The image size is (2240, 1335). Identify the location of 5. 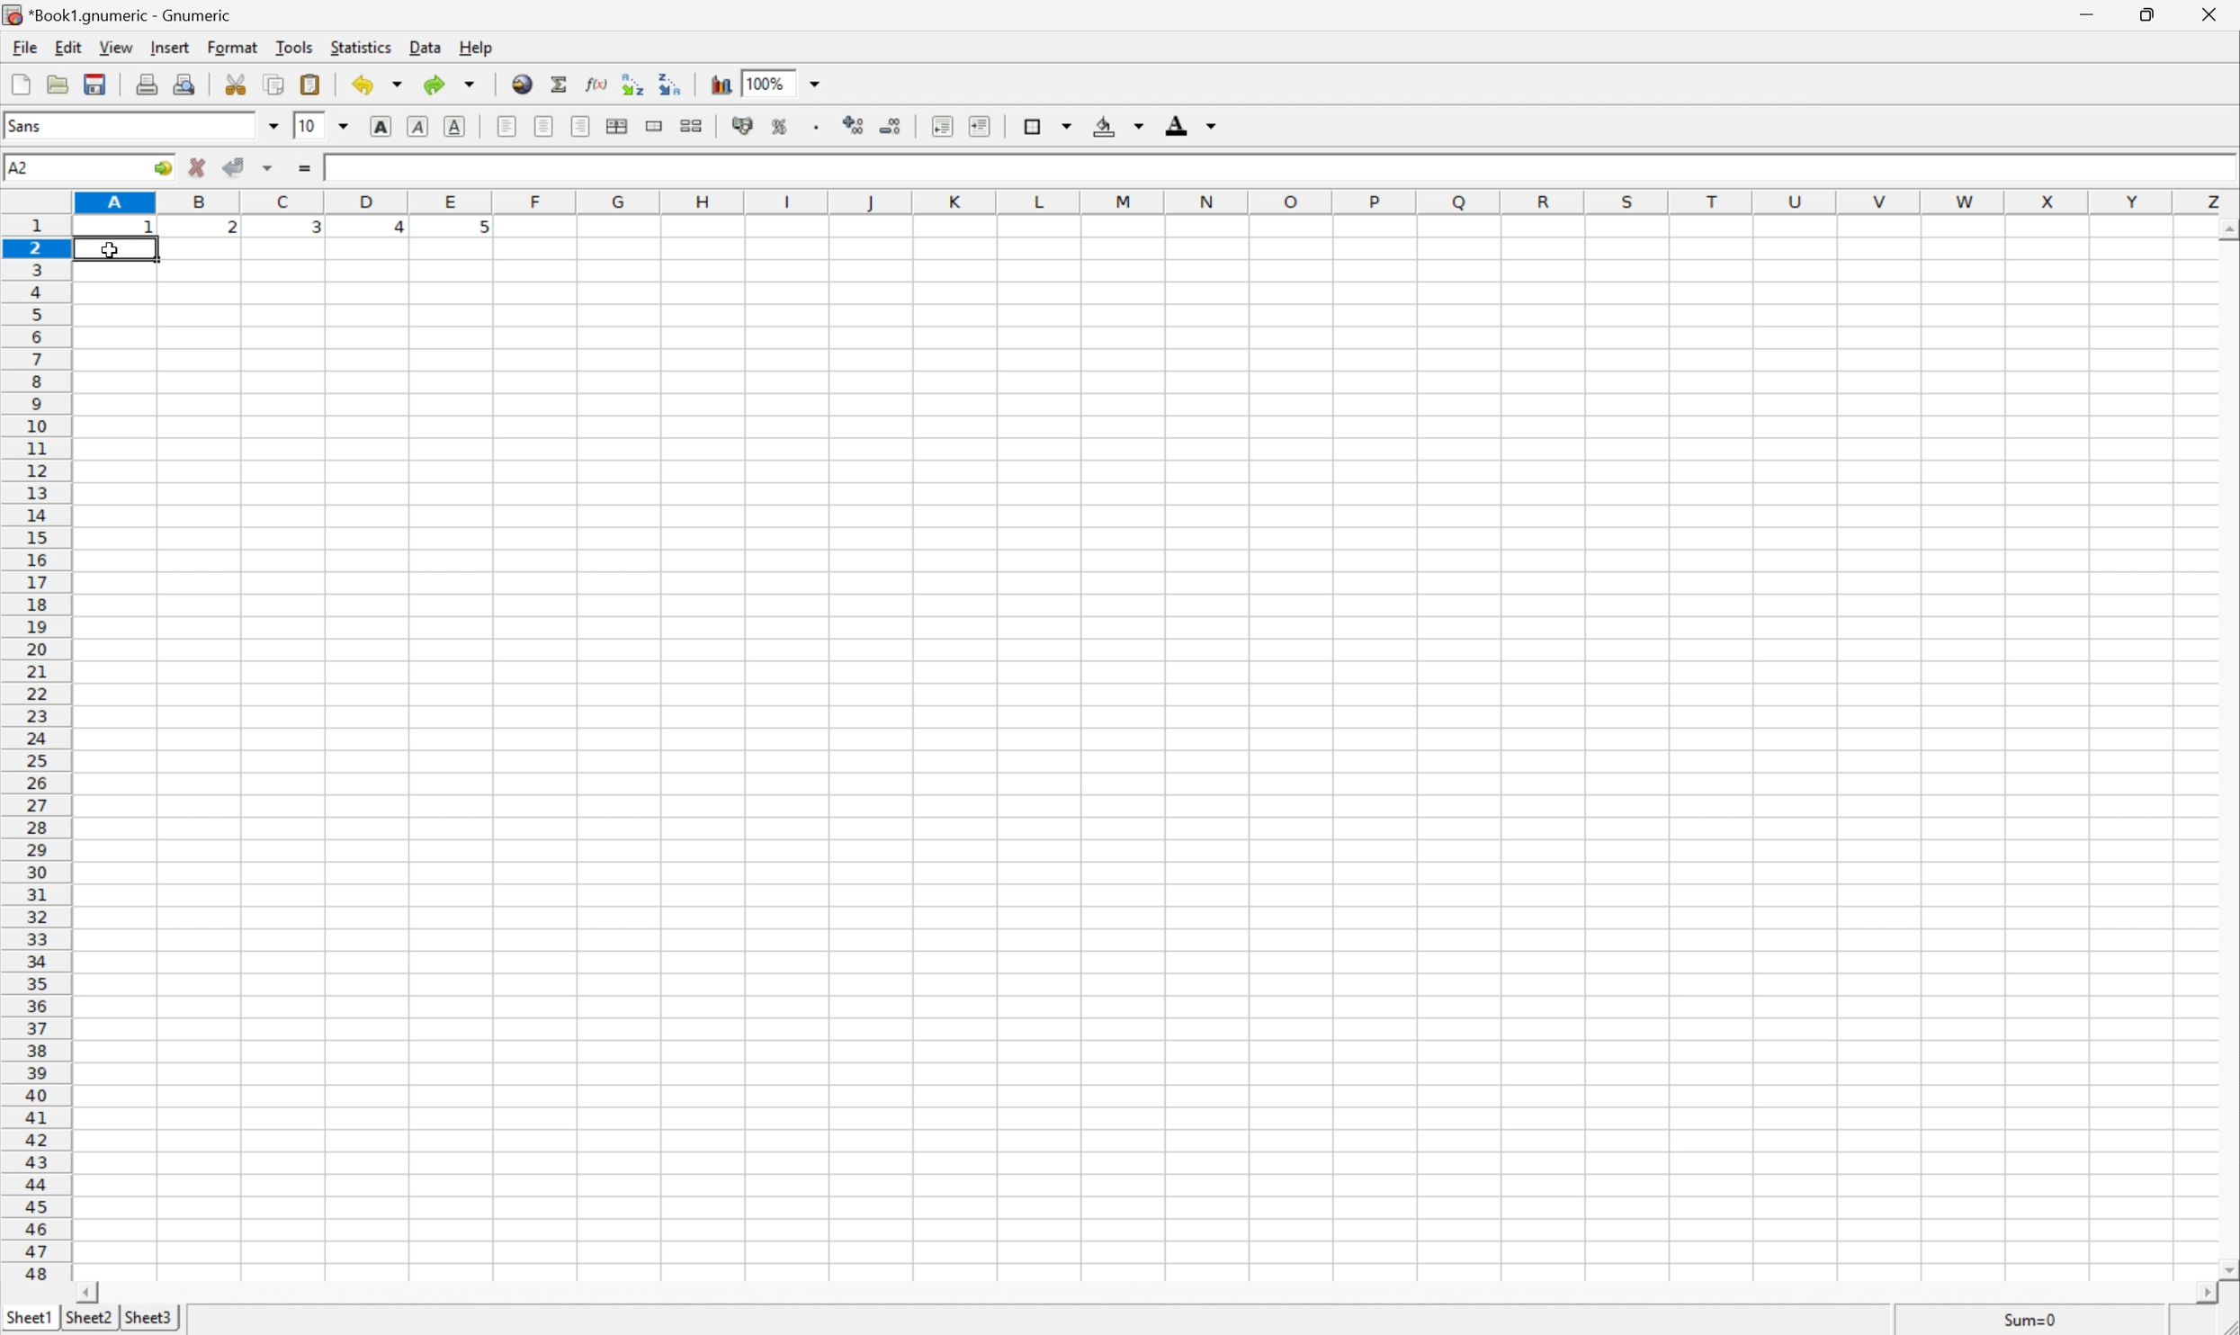
(480, 231).